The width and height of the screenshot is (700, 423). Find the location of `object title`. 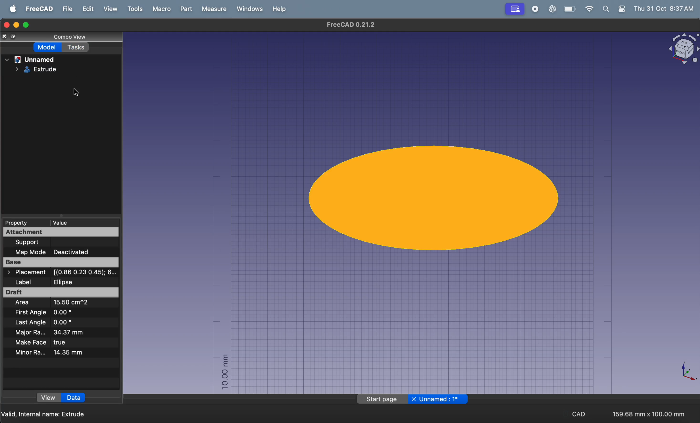

object title is located at coordinates (676, 49).